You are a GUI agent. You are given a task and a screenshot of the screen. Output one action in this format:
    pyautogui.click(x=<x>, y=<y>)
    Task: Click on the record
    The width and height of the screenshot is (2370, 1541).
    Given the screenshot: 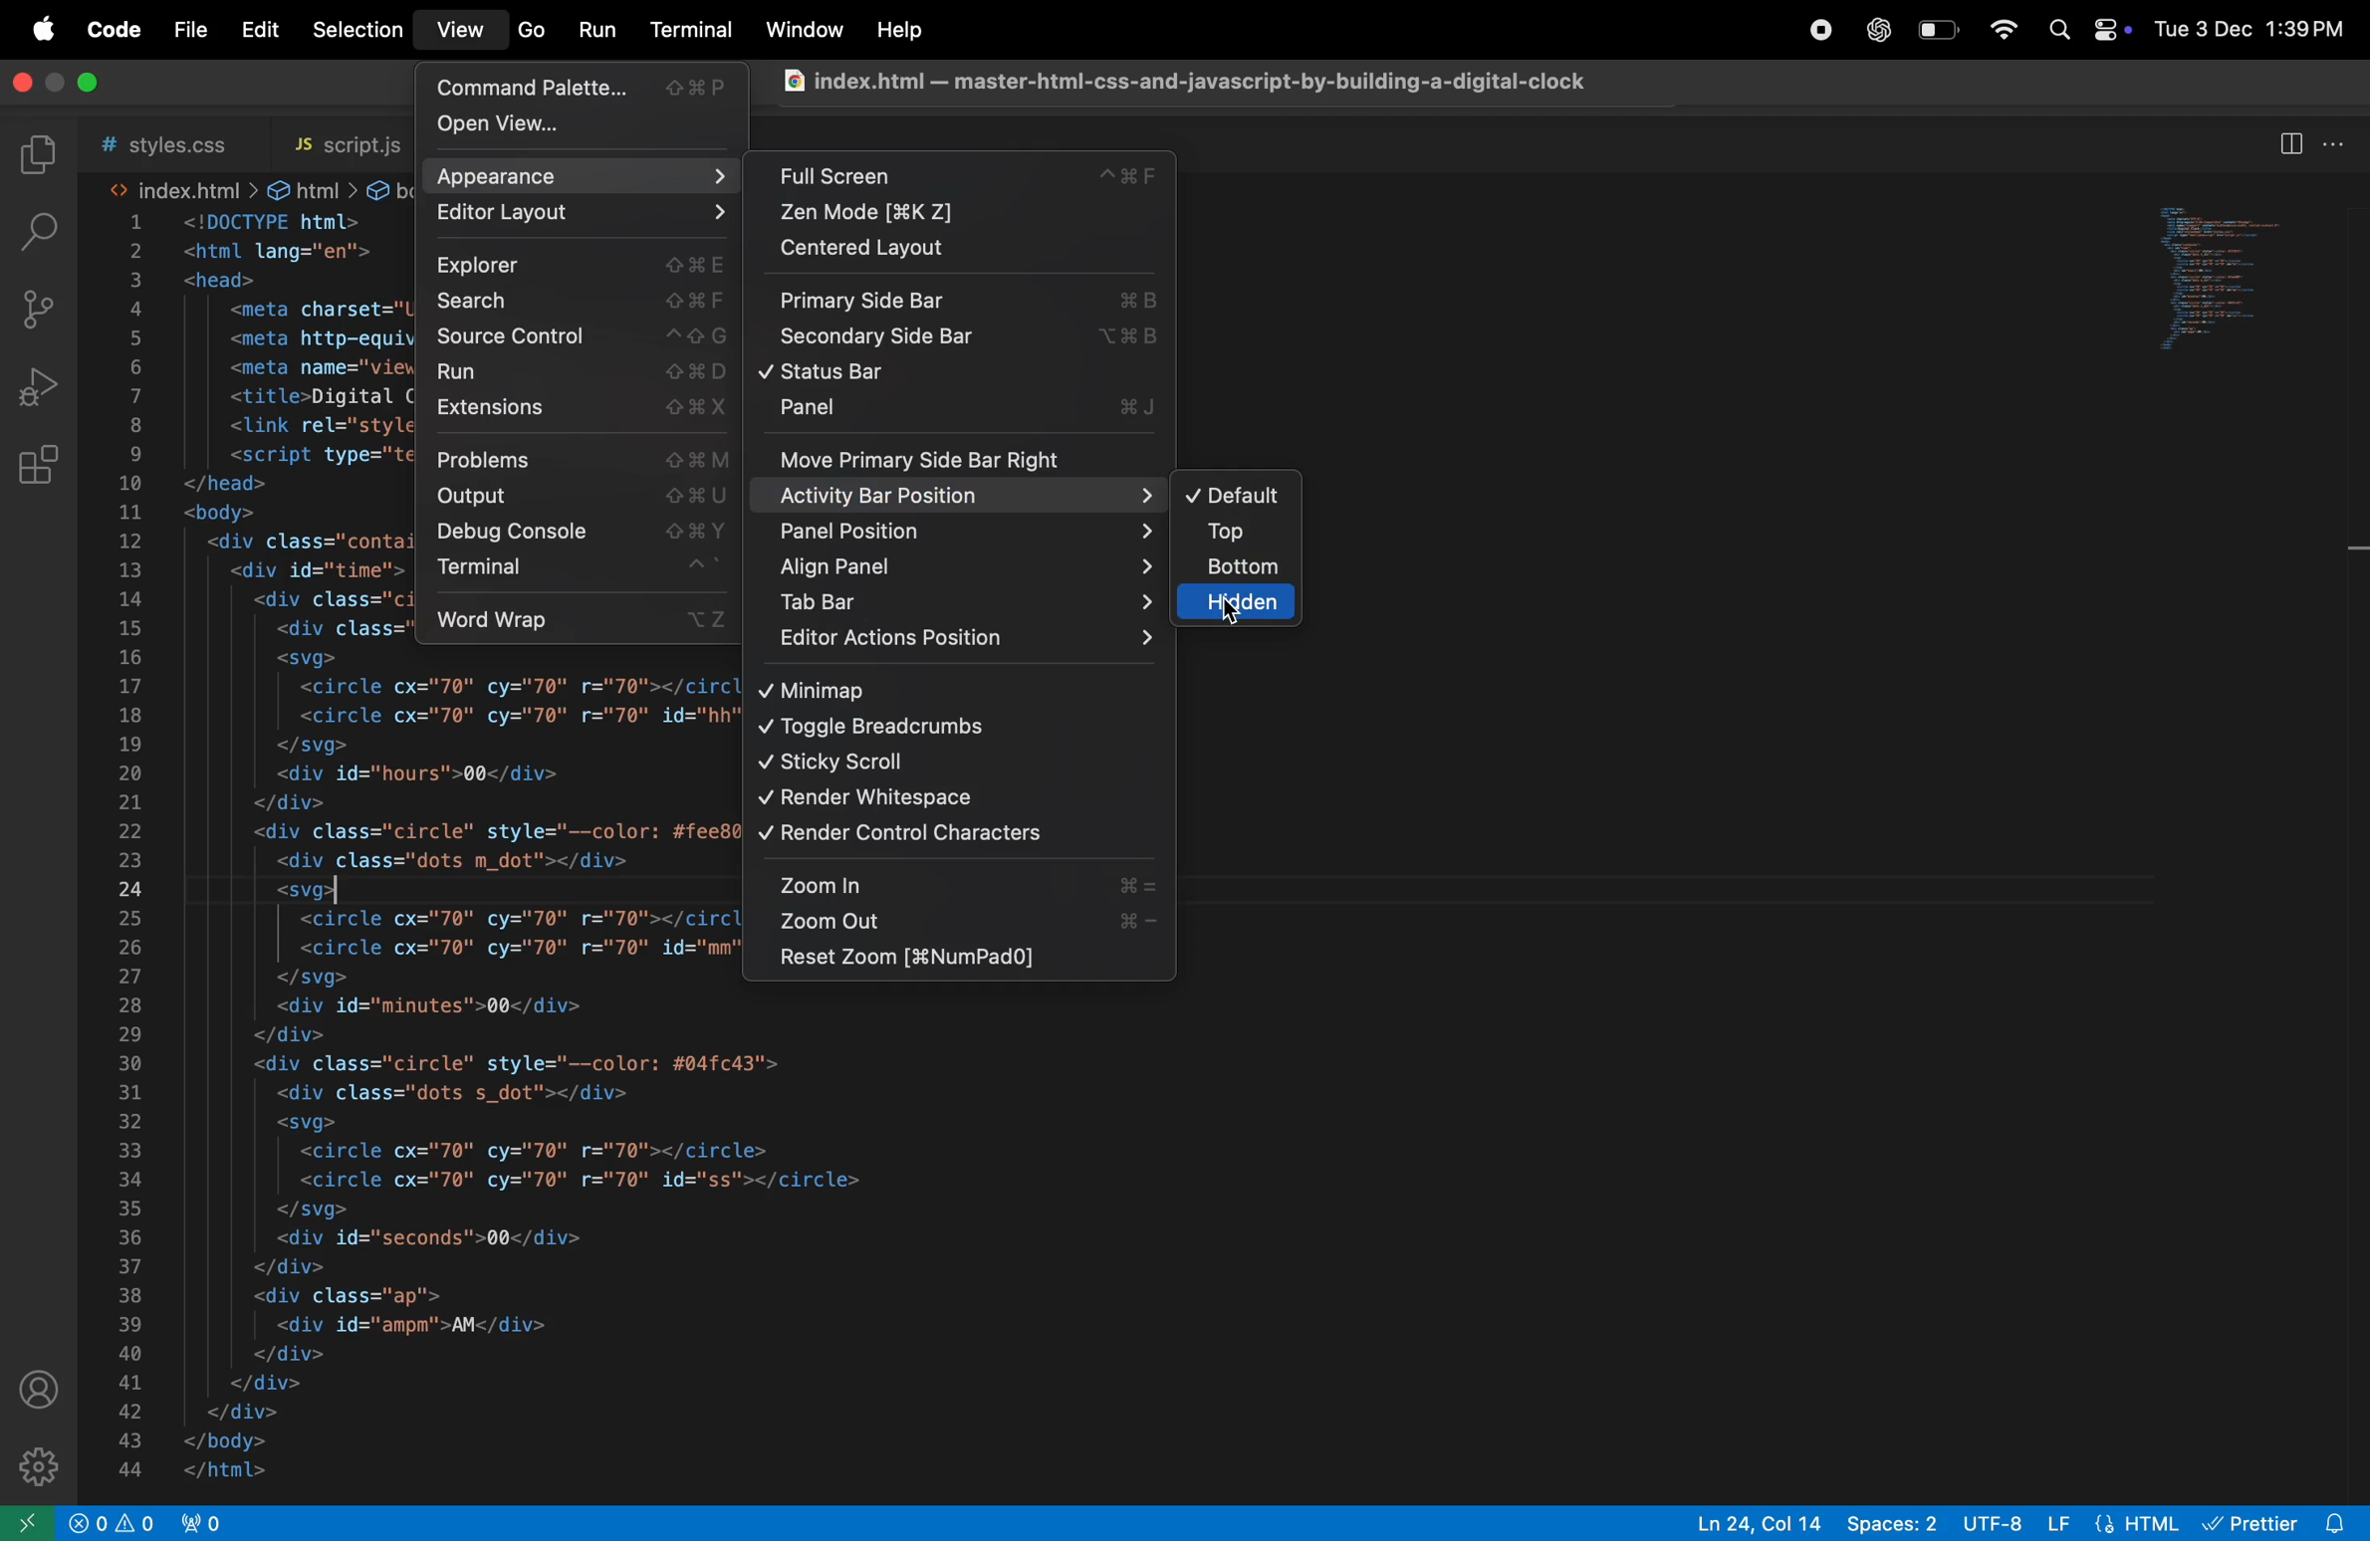 What is the action you would take?
    pyautogui.click(x=1810, y=31)
    